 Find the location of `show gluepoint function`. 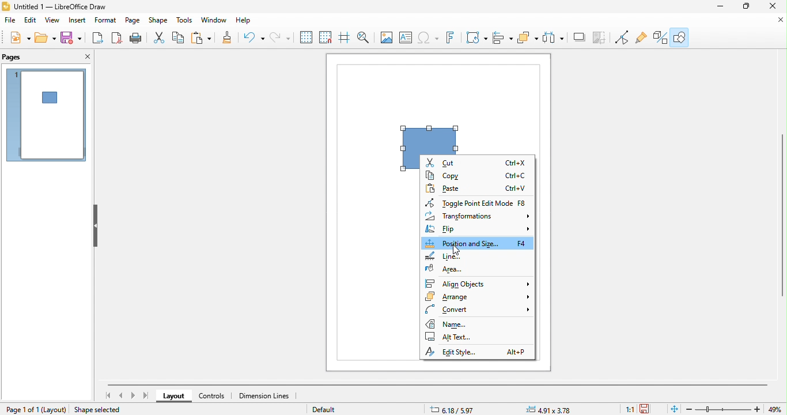

show gluepoint function is located at coordinates (640, 38).